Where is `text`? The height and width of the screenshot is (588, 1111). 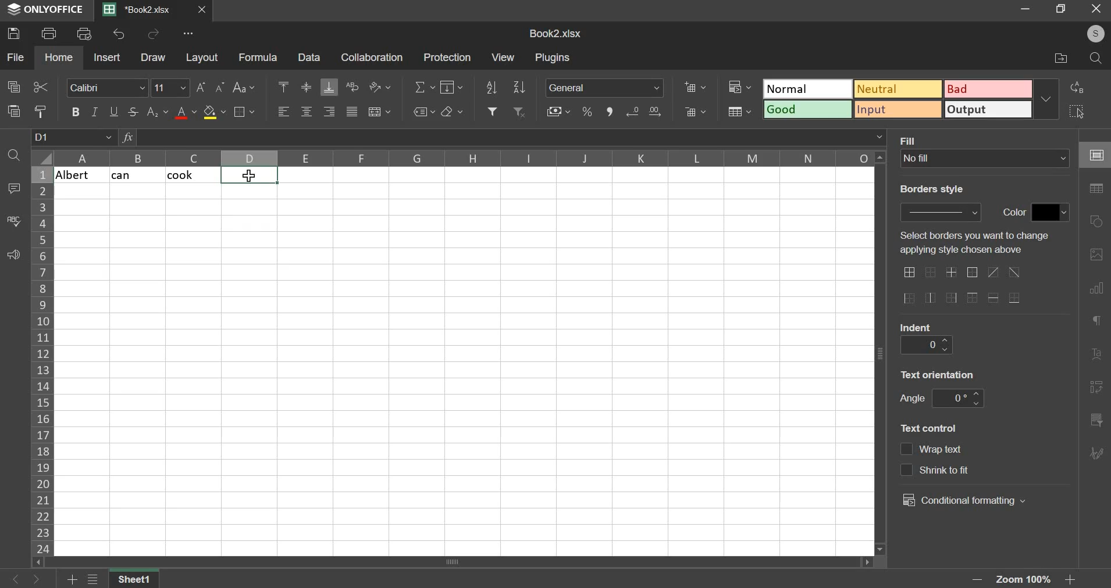
text is located at coordinates (939, 374).